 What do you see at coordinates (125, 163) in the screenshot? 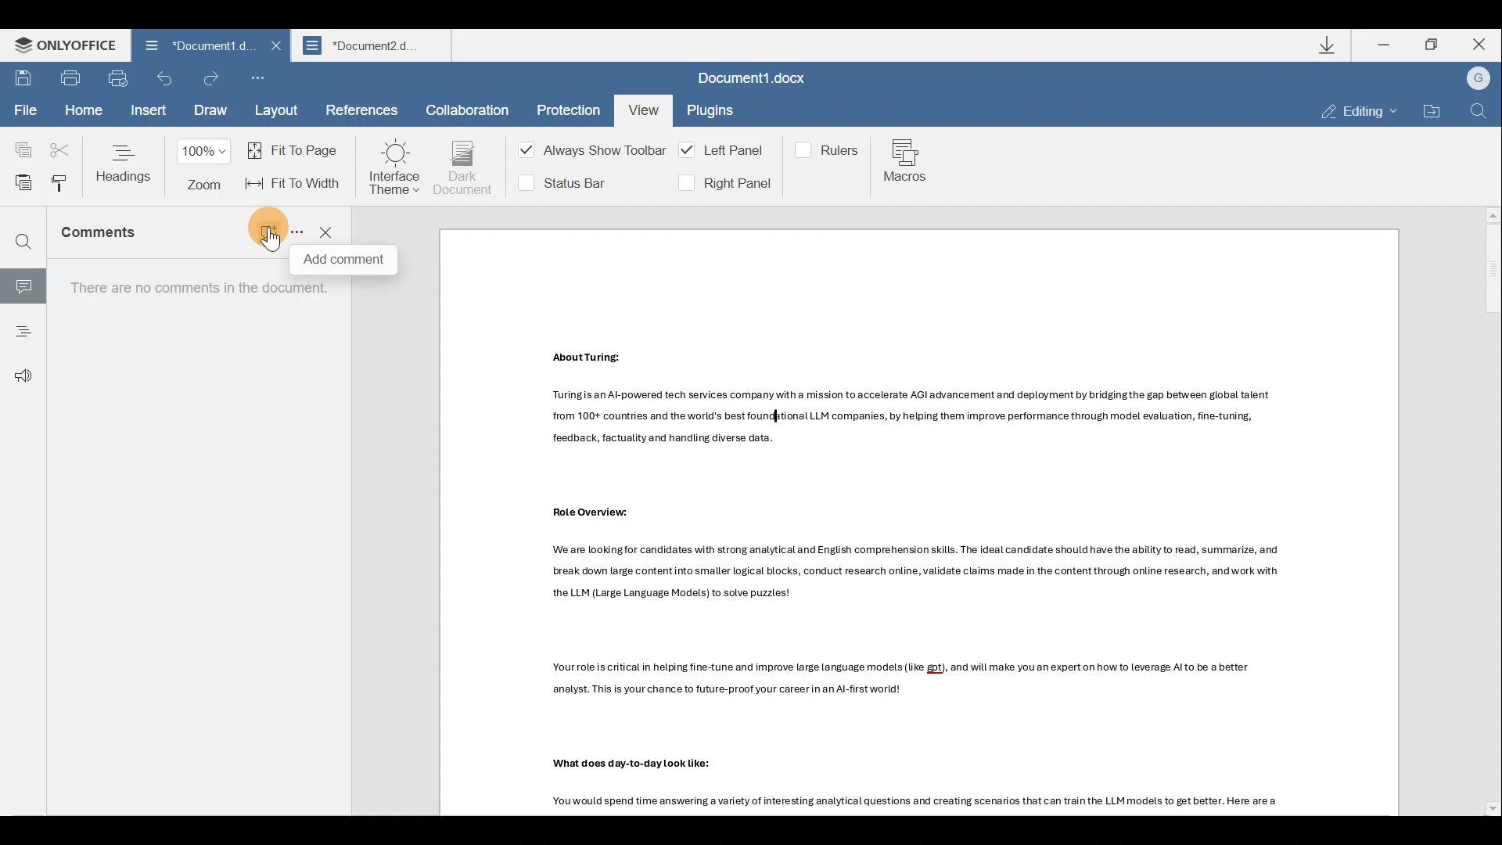
I see `Headings` at bounding box center [125, 163].